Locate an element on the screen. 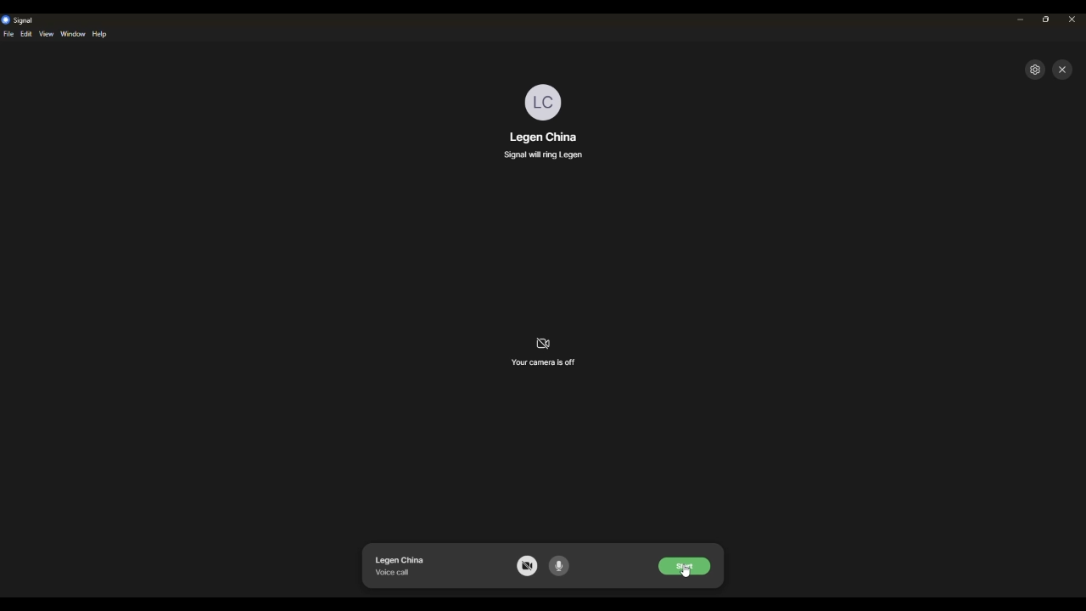 This screenshot has width=1086, height=611. close is located at coordinates (1072, 19).